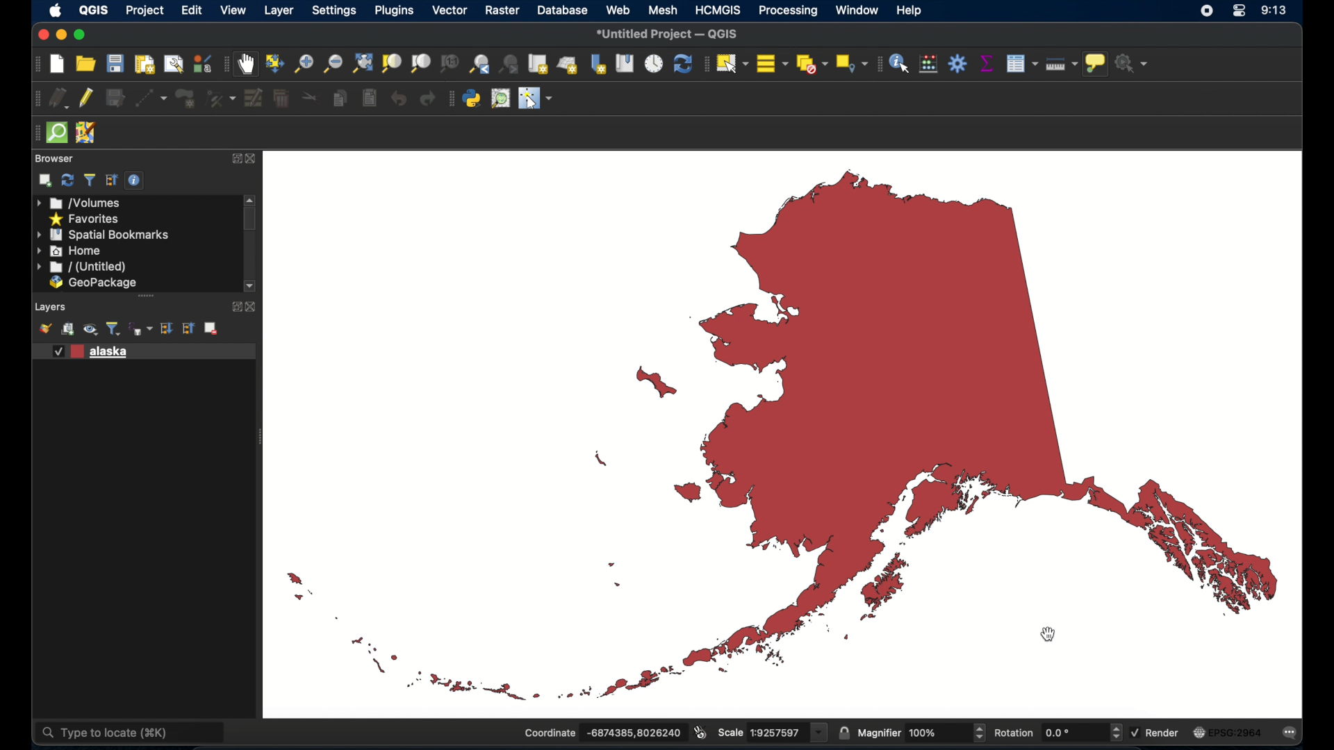 This screenshot has height=750, width=1334. What do you see at coordinates (449, 10) in the screenshot?
I see `vector` at bounding box center [449, 10].